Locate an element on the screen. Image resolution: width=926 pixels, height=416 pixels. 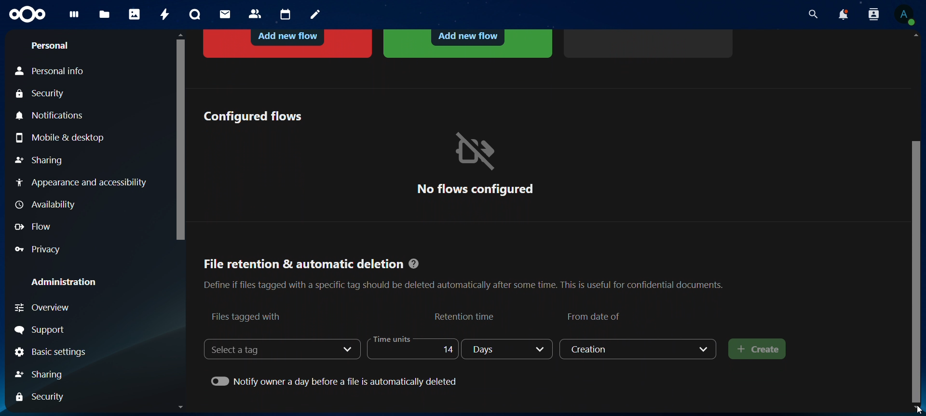
talk is located at coordinates (195, 14).